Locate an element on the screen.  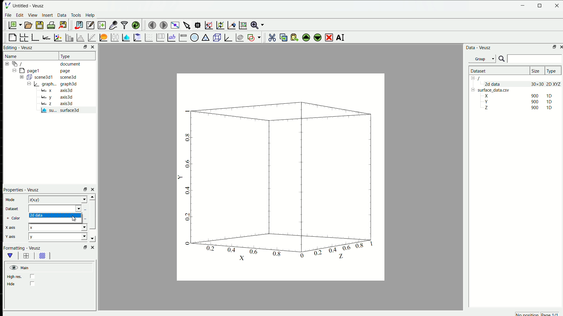
plot a vector field is located at coordinates (149, 37).